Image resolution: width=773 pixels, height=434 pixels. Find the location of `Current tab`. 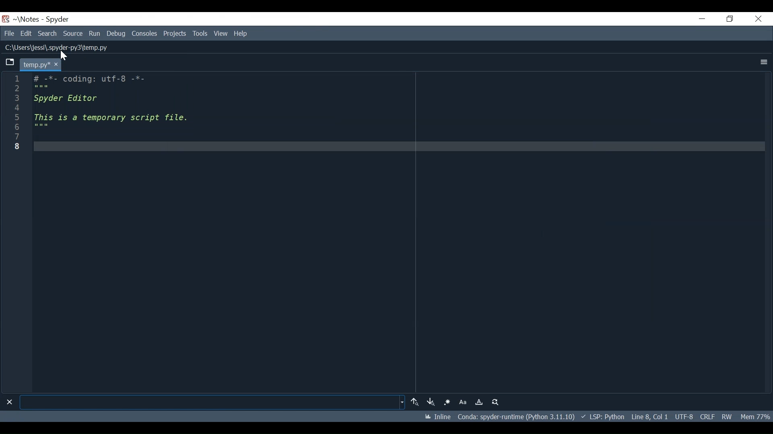

Current tab is located at coordinates (38, 63).